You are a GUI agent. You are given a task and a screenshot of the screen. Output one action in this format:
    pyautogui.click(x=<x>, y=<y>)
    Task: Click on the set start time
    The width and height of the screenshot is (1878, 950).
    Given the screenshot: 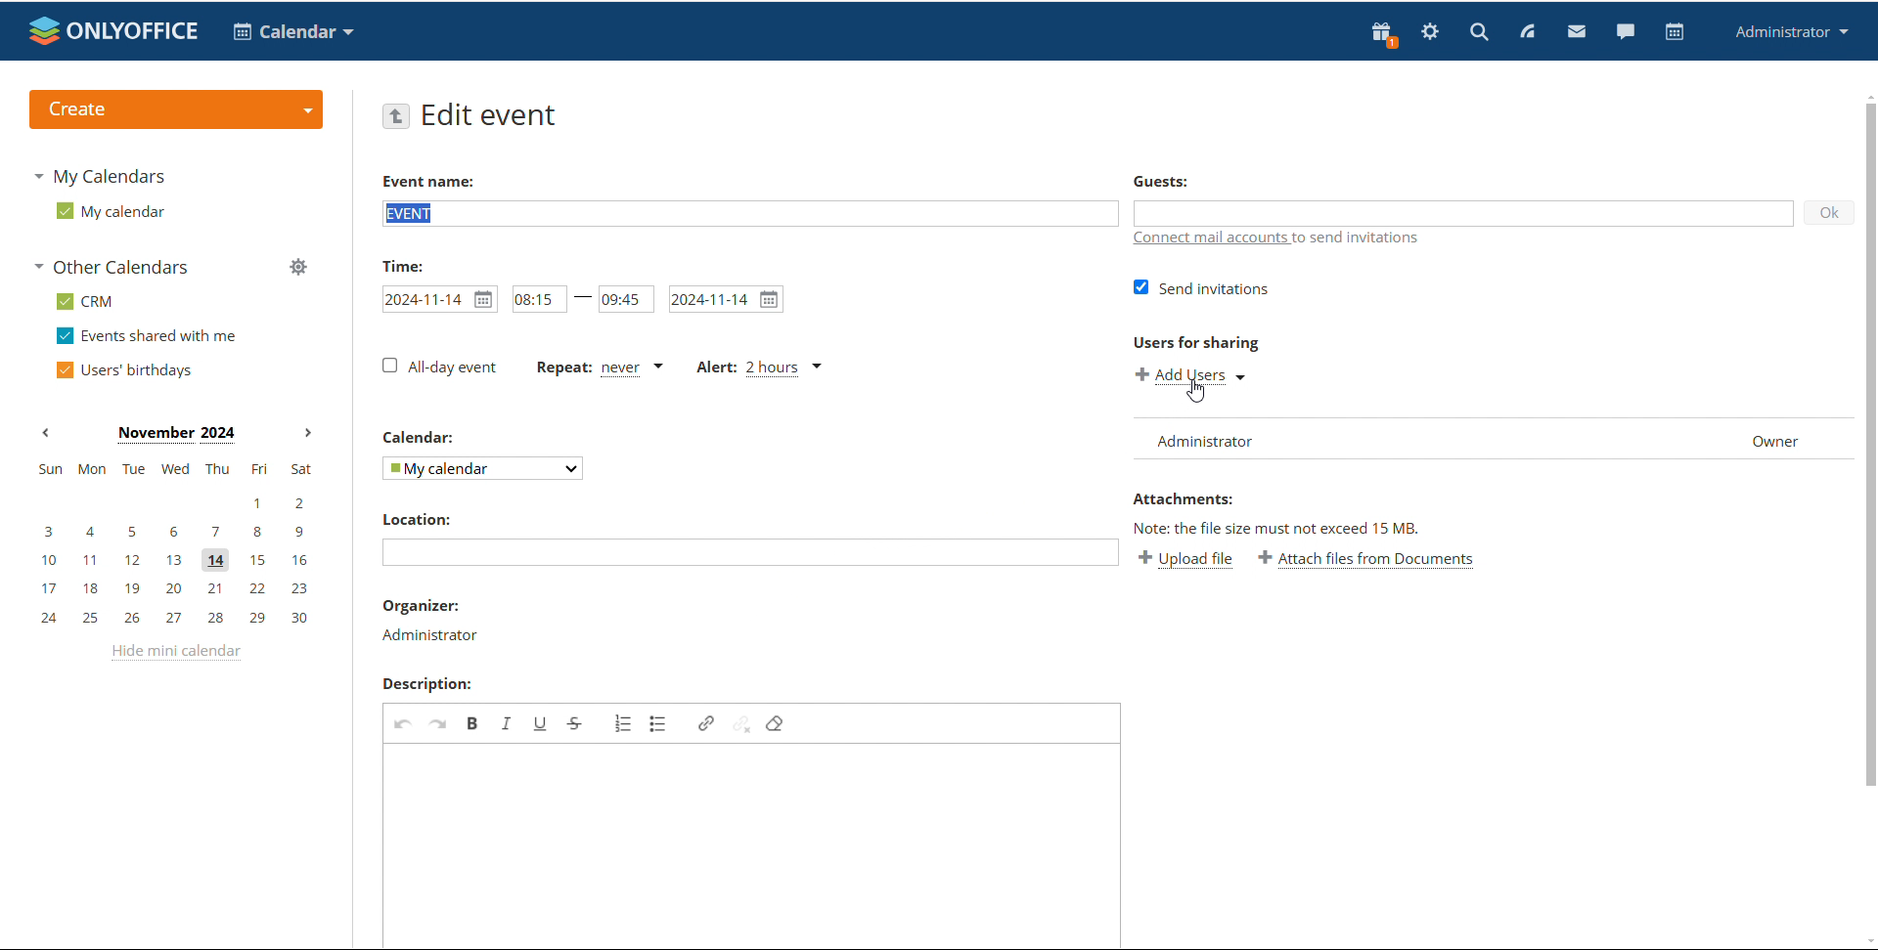 What is the action you would take?
    pyautogui.click(x=540, y=298)
    